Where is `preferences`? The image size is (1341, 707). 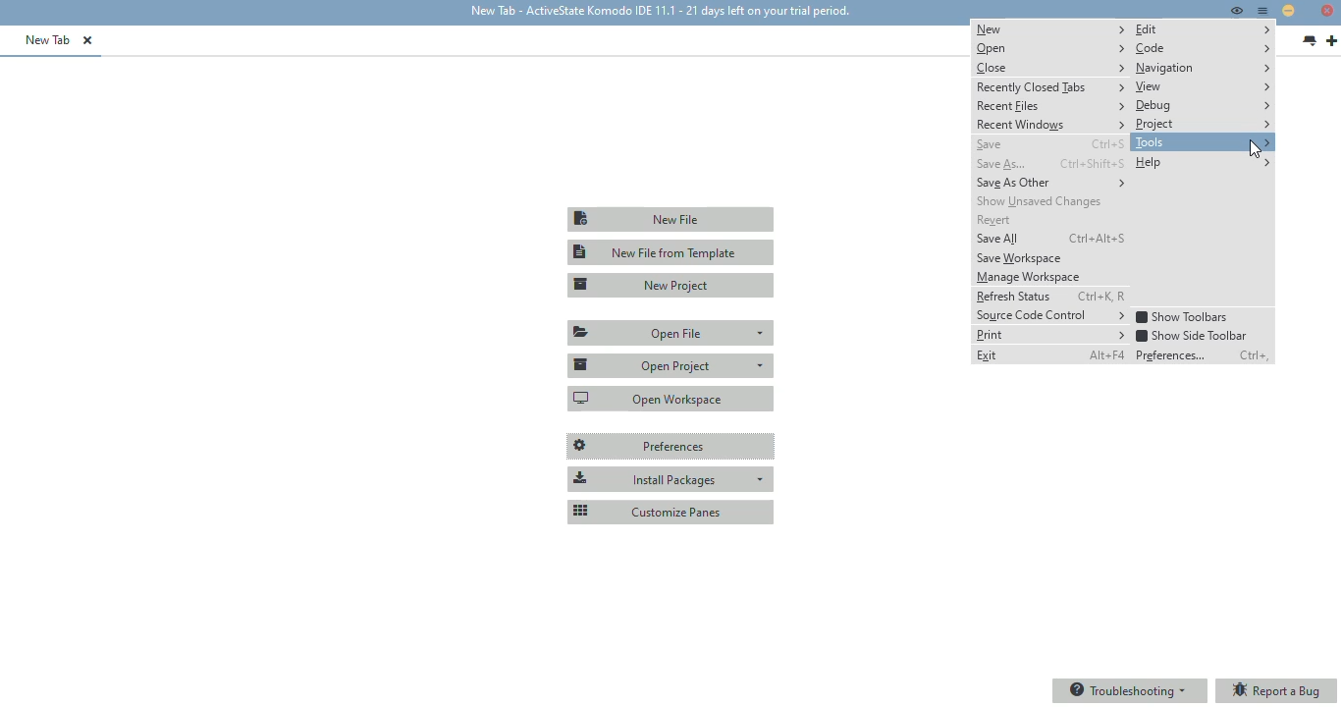 preferences is located at coordinates (1174, 354).